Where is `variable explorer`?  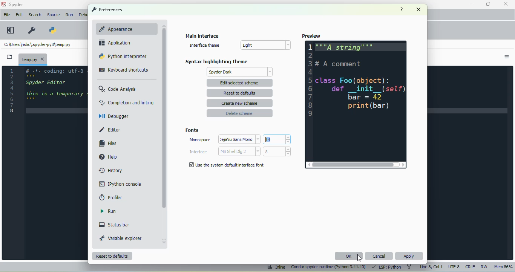 variable explorer is located at coordinates (121, 238).